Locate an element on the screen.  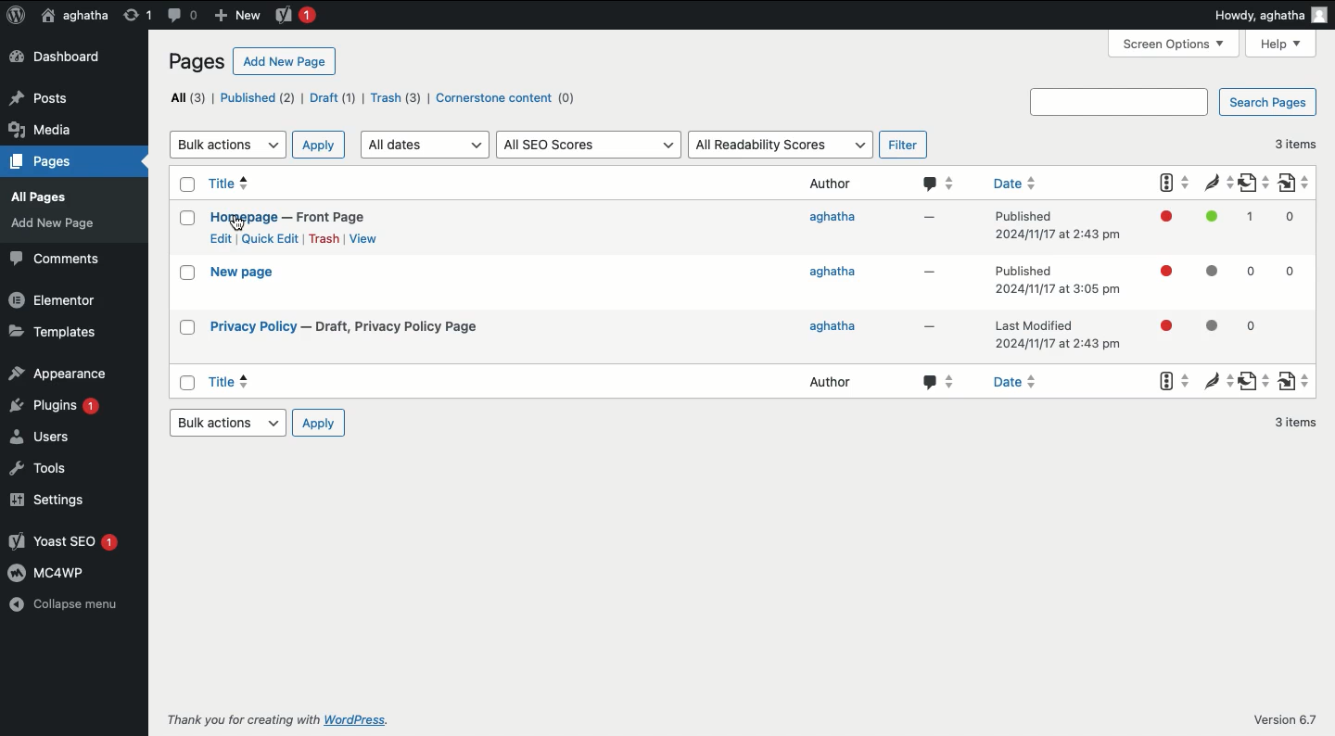
Date is located at coordinates (1058, 281).